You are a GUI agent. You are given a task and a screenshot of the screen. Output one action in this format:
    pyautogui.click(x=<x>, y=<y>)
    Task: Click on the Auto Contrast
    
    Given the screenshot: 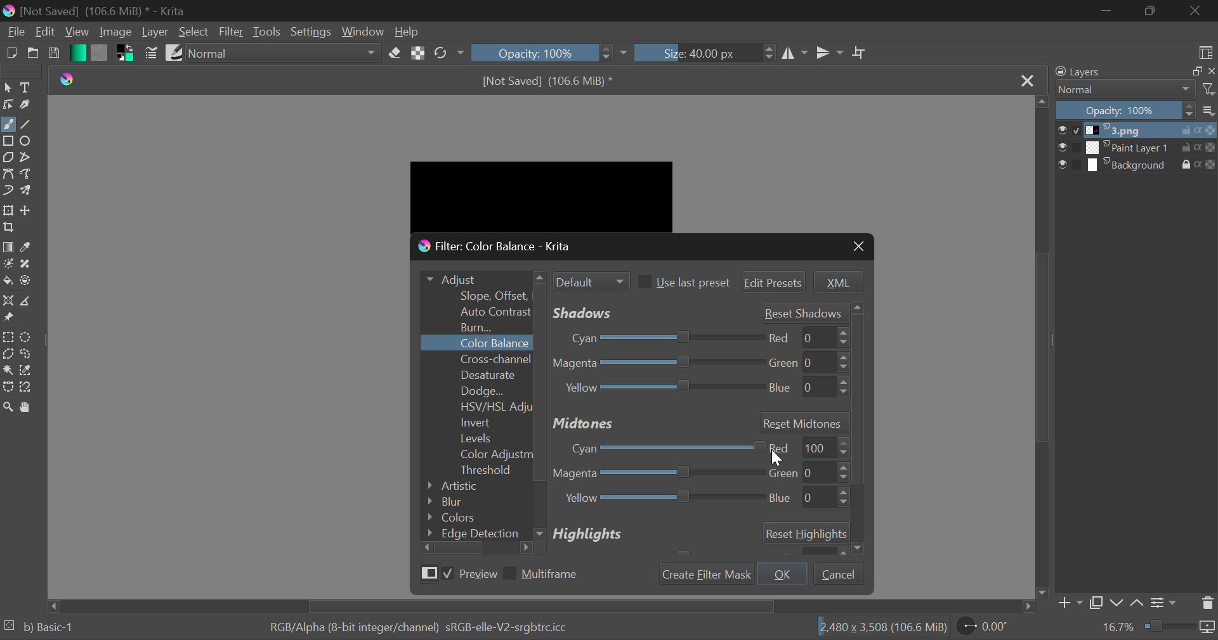 What is the action you would take?
    pyautogui.click(x=491, y=312)
    